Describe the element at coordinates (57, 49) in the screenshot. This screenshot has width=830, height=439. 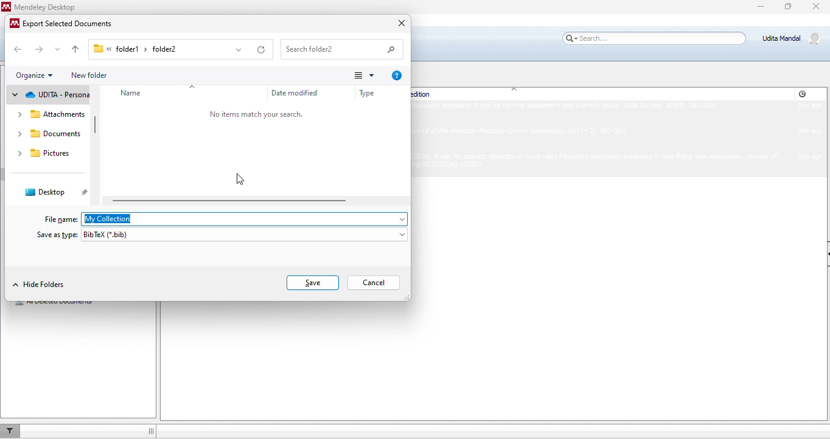
I see `drop down` at that location.